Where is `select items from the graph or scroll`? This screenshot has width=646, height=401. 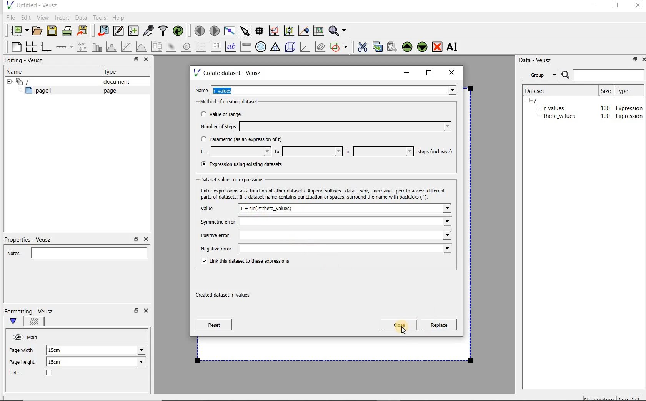
select items from the graph or scroll is located at coordinates (245, 30).